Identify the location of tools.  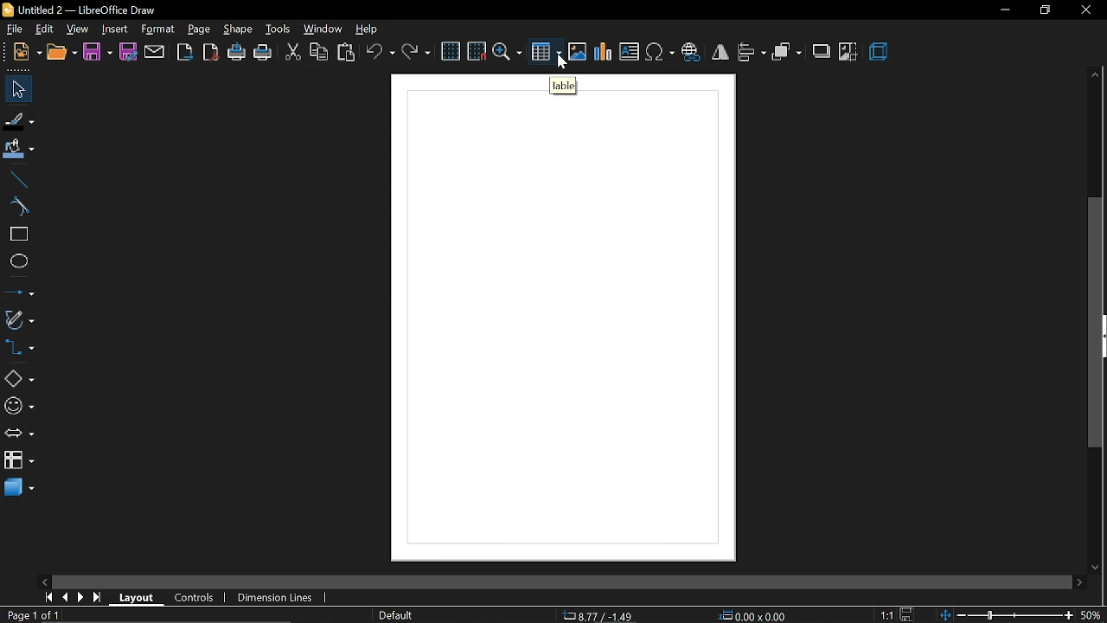
(279, 29).